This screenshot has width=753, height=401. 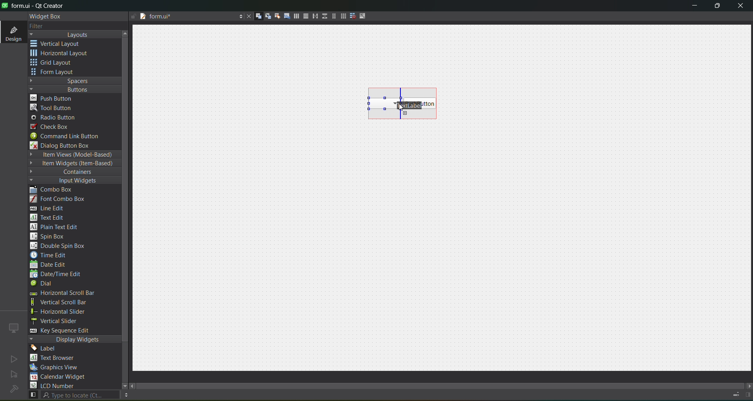 What do you see at coordinates (60, 199) in the screenshot?
I see `font combo box` at bounding box center [60, 199].